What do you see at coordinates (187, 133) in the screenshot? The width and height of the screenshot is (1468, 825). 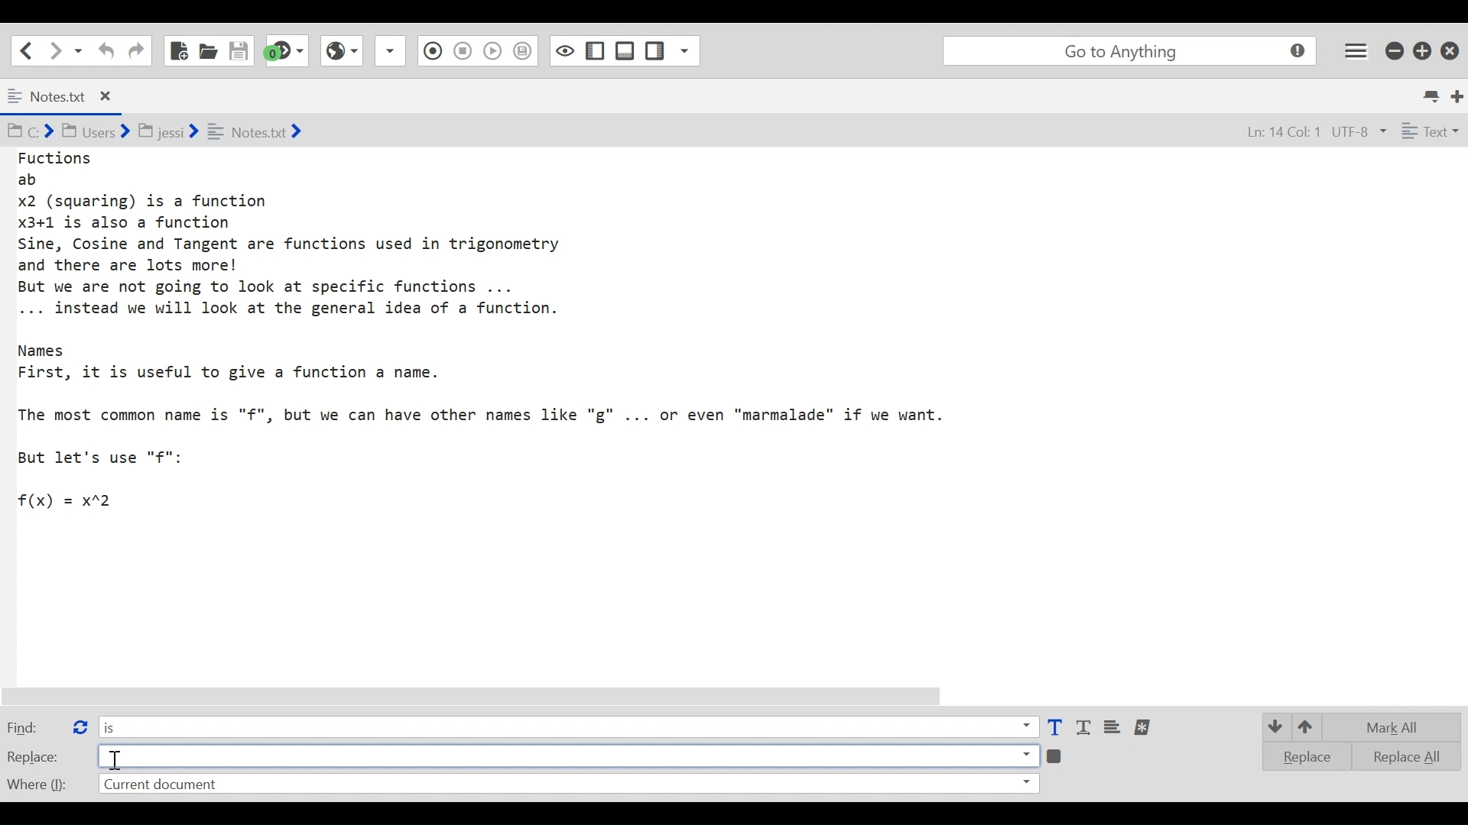 I see `Cd BY Users ¥ BJ jessi ¥ = Notesixt &` at bounding box center [187, 133].